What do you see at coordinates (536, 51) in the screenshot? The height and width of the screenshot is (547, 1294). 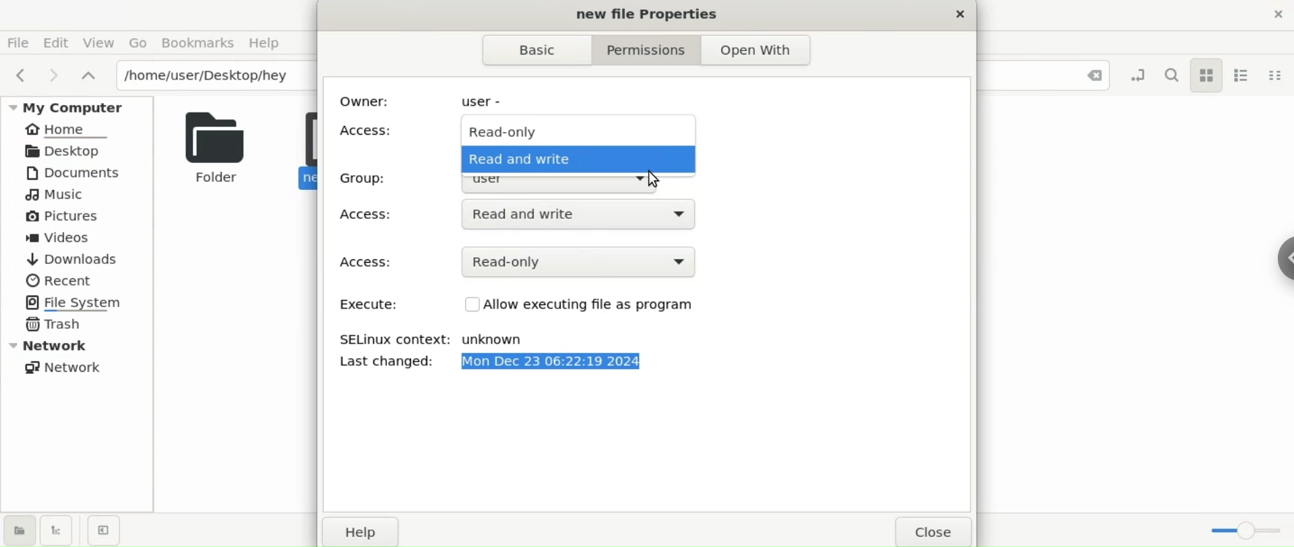 I see `Basic` at bounding box center [536, 51].